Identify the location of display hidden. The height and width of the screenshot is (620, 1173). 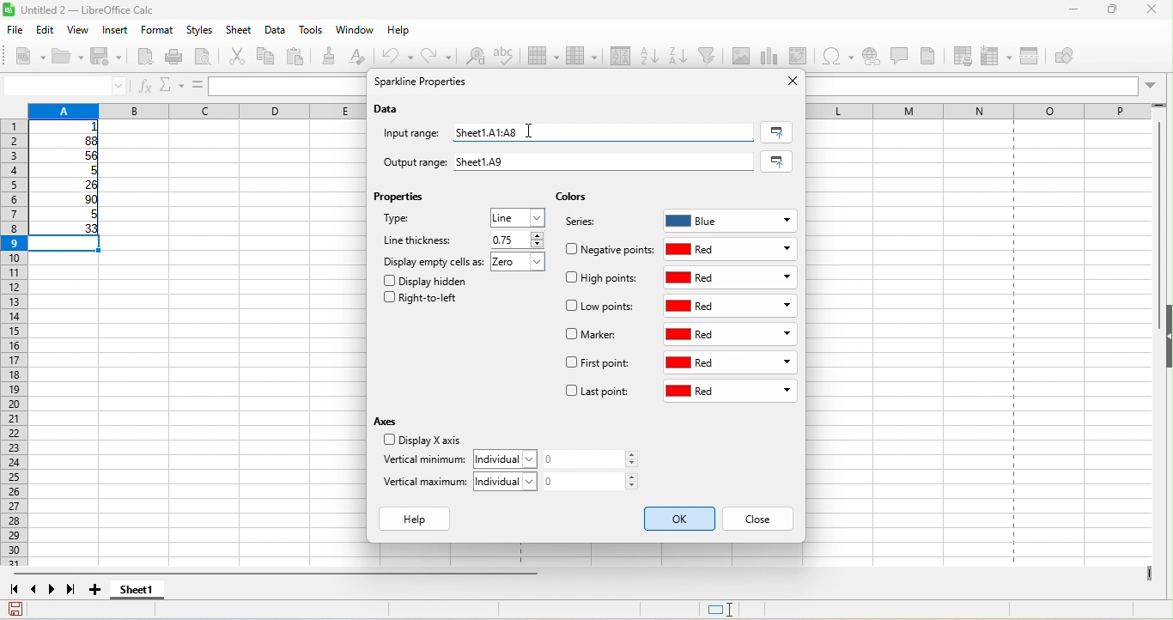
(429, 280).